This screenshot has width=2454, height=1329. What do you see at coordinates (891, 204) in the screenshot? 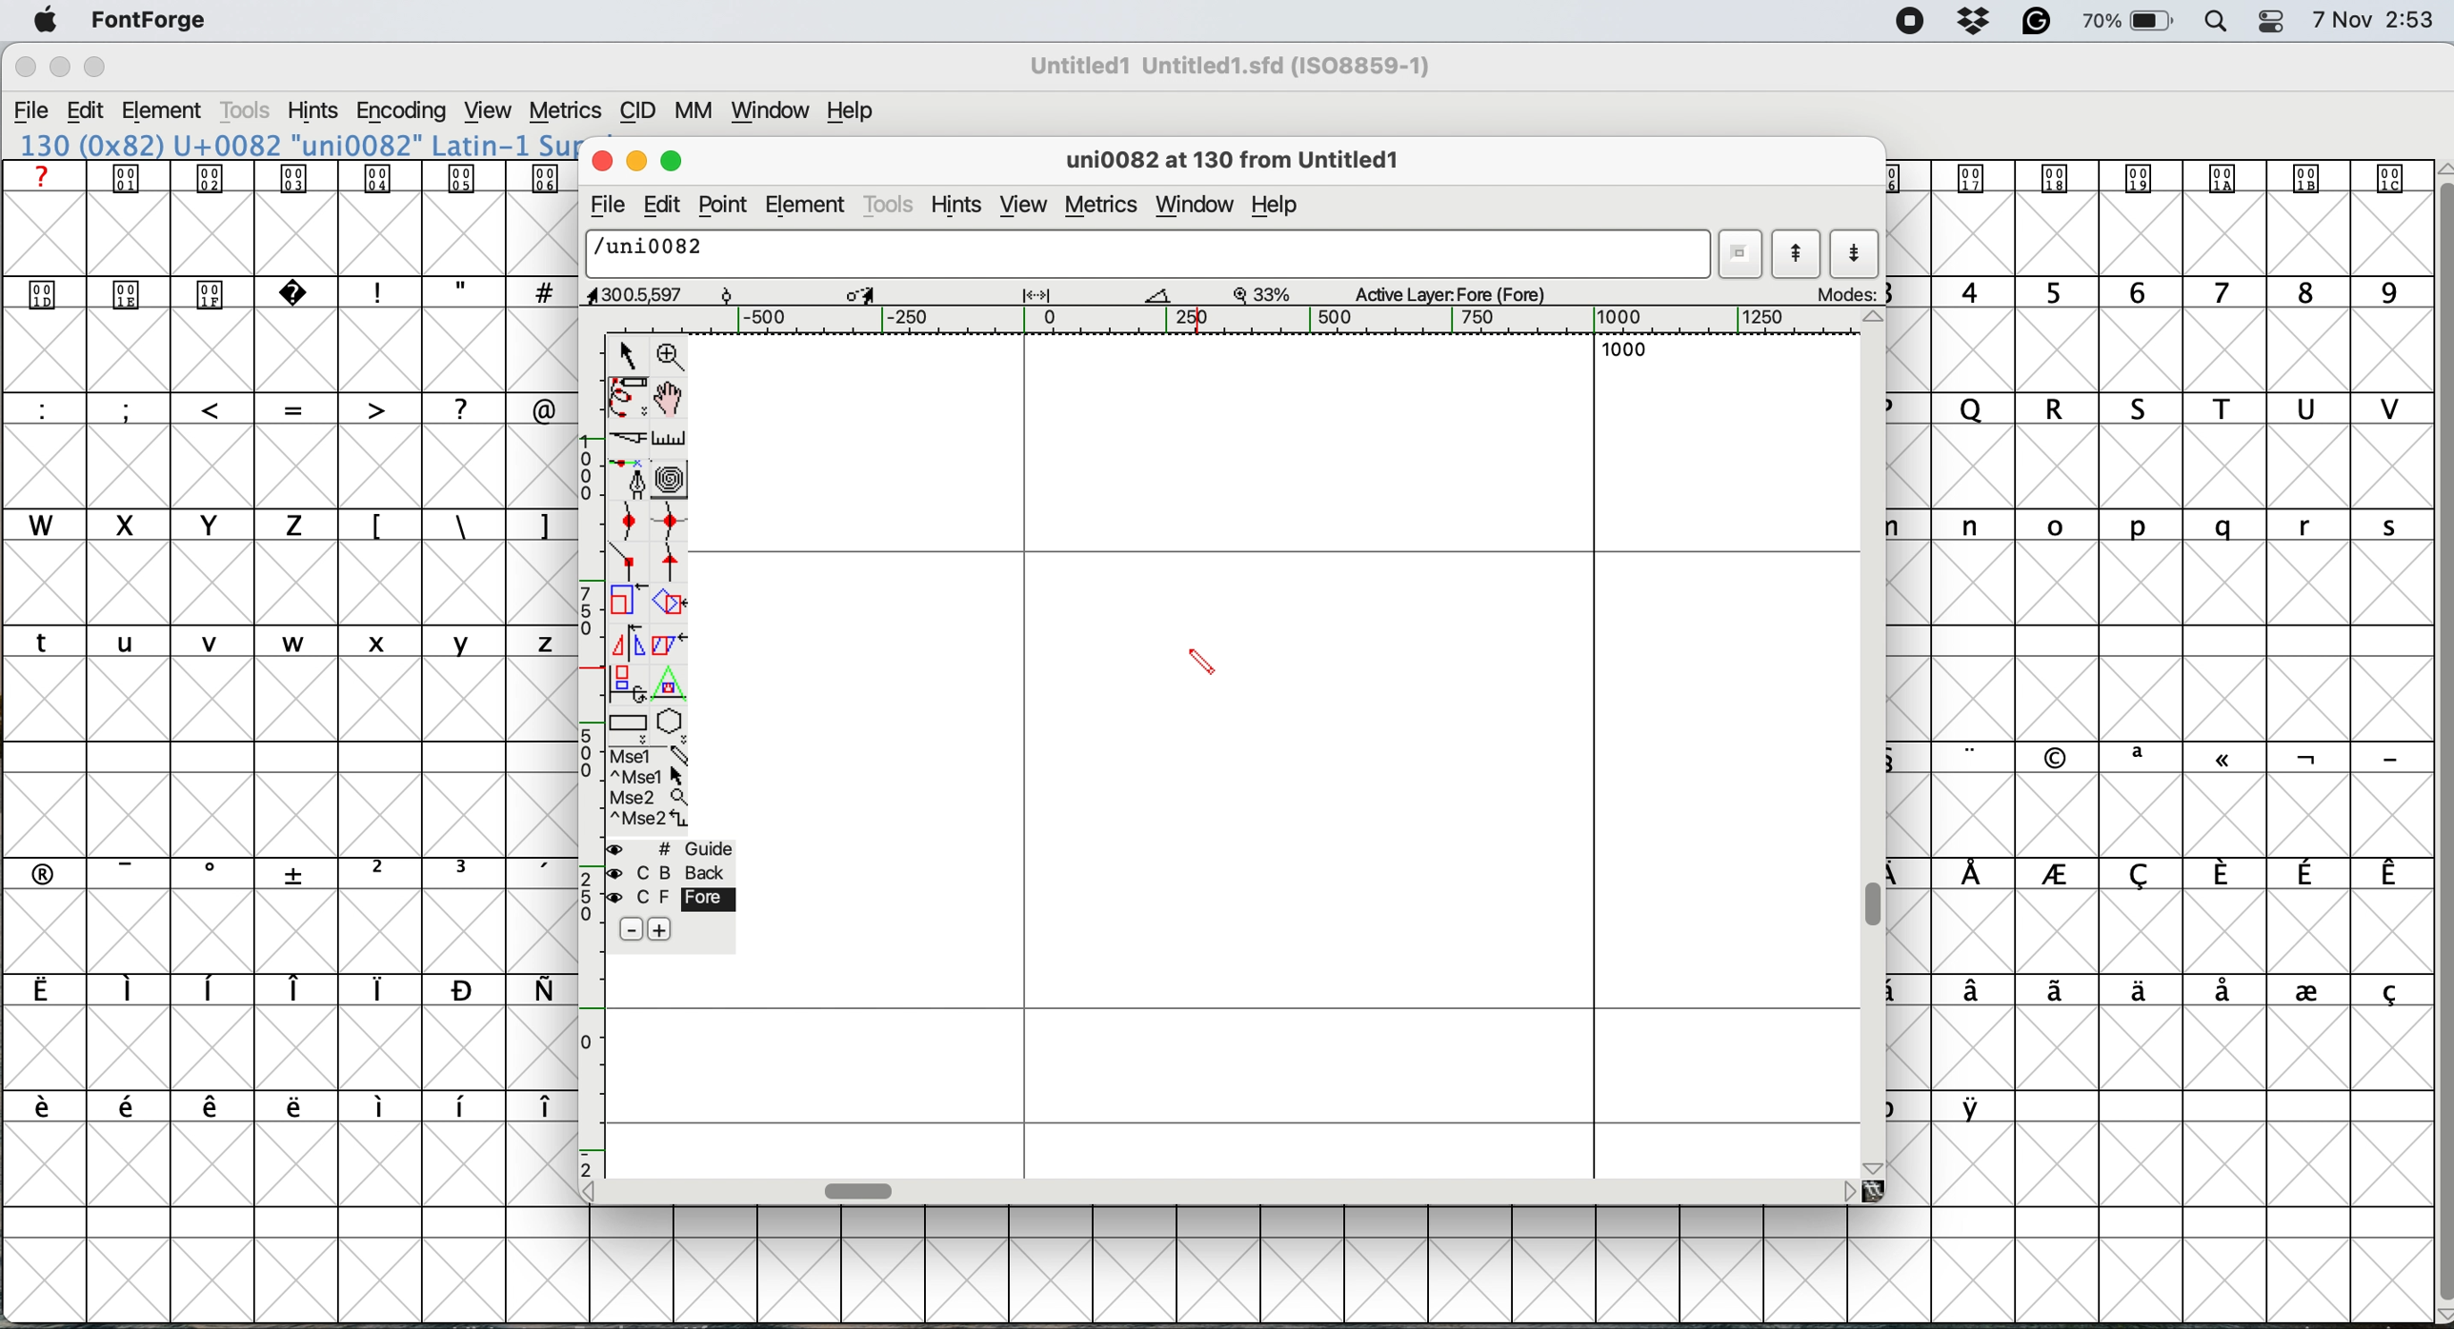
I see `tools` at bounding box center [891, 204].